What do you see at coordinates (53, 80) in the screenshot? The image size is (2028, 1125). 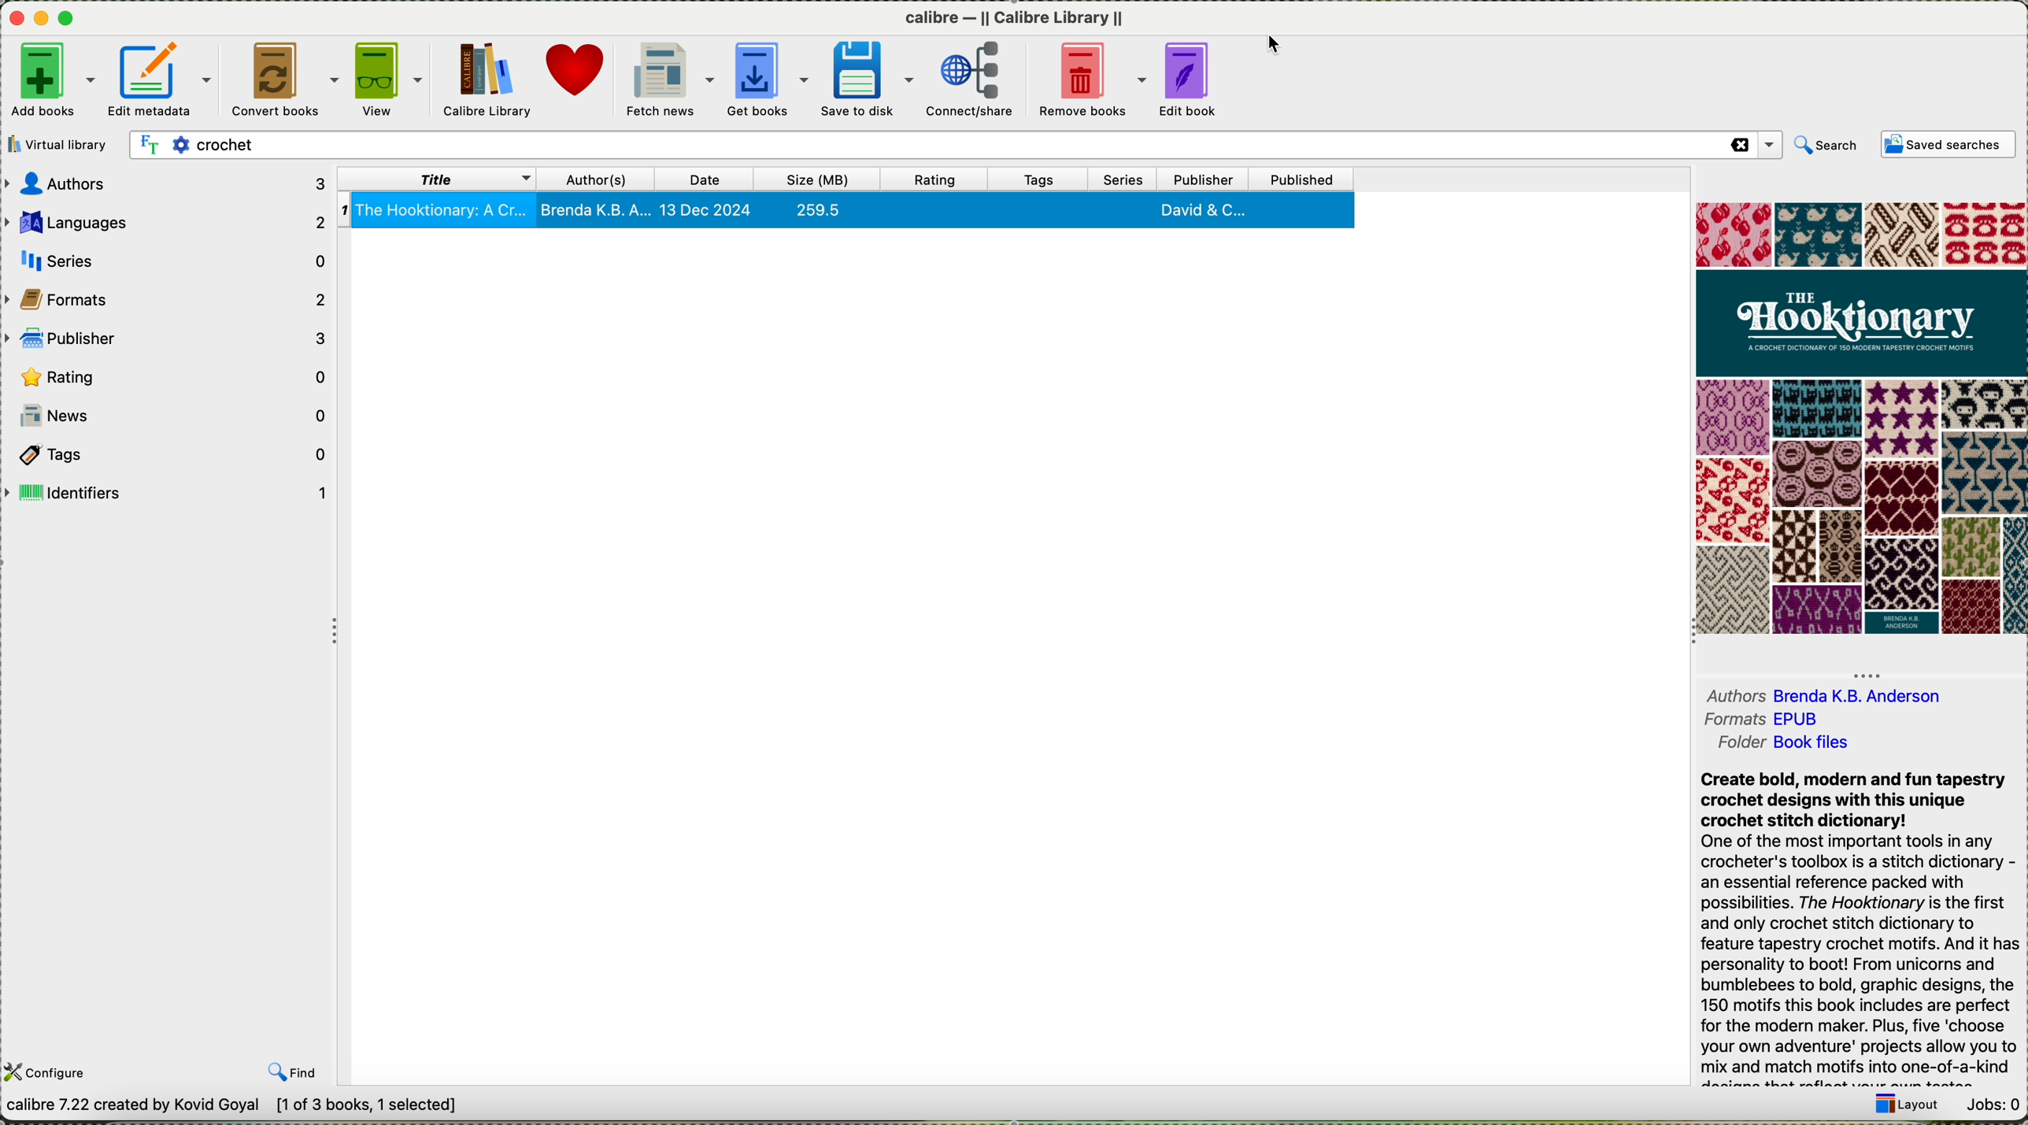 I see `add books` at bounding box center [53, 80].